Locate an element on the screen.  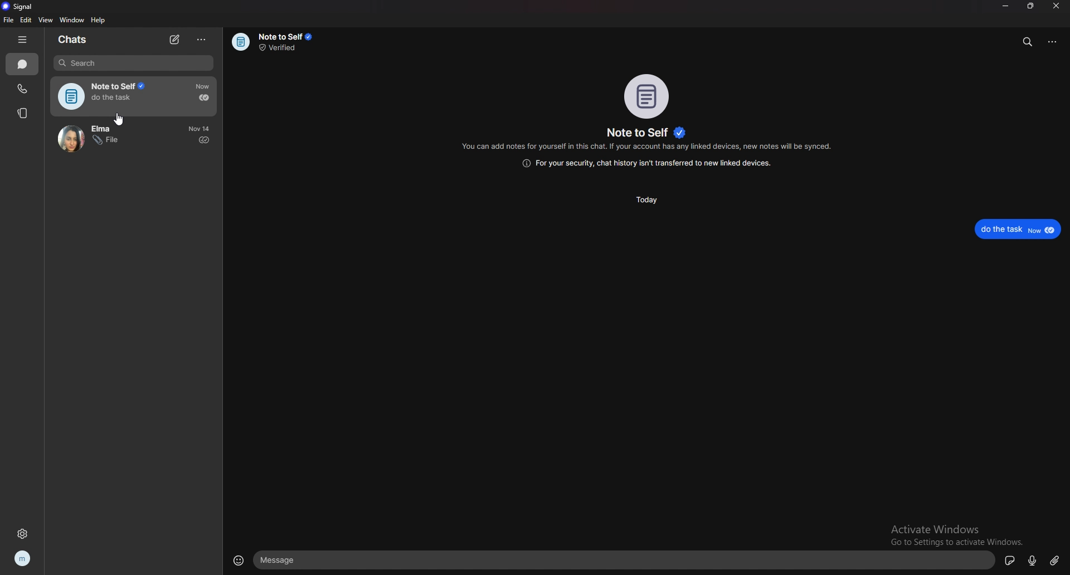
text compose is located at coordinates (624, 560).